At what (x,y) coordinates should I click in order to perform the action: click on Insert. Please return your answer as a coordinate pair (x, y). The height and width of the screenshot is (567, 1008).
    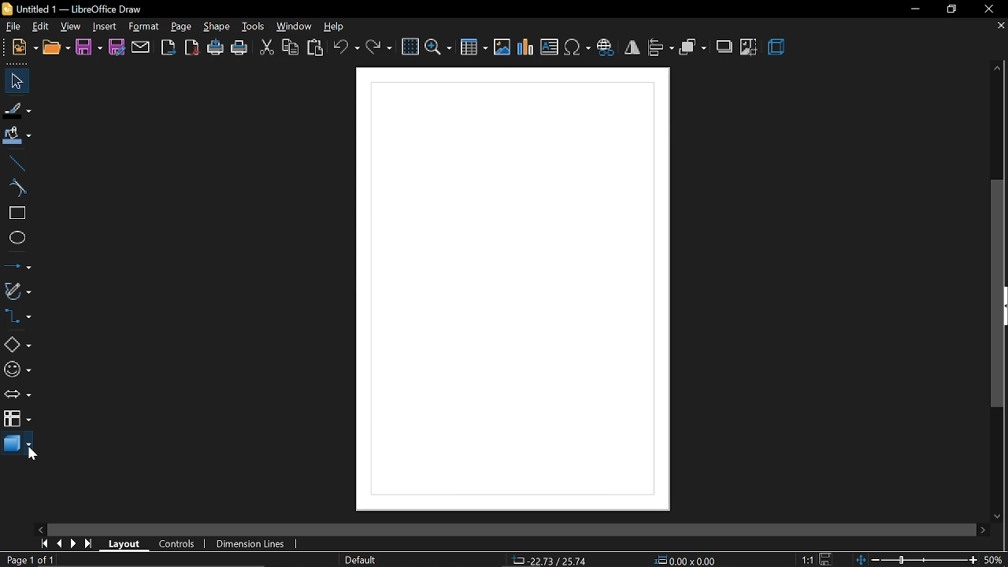
    Looking at the image, I should click on (105, 27).